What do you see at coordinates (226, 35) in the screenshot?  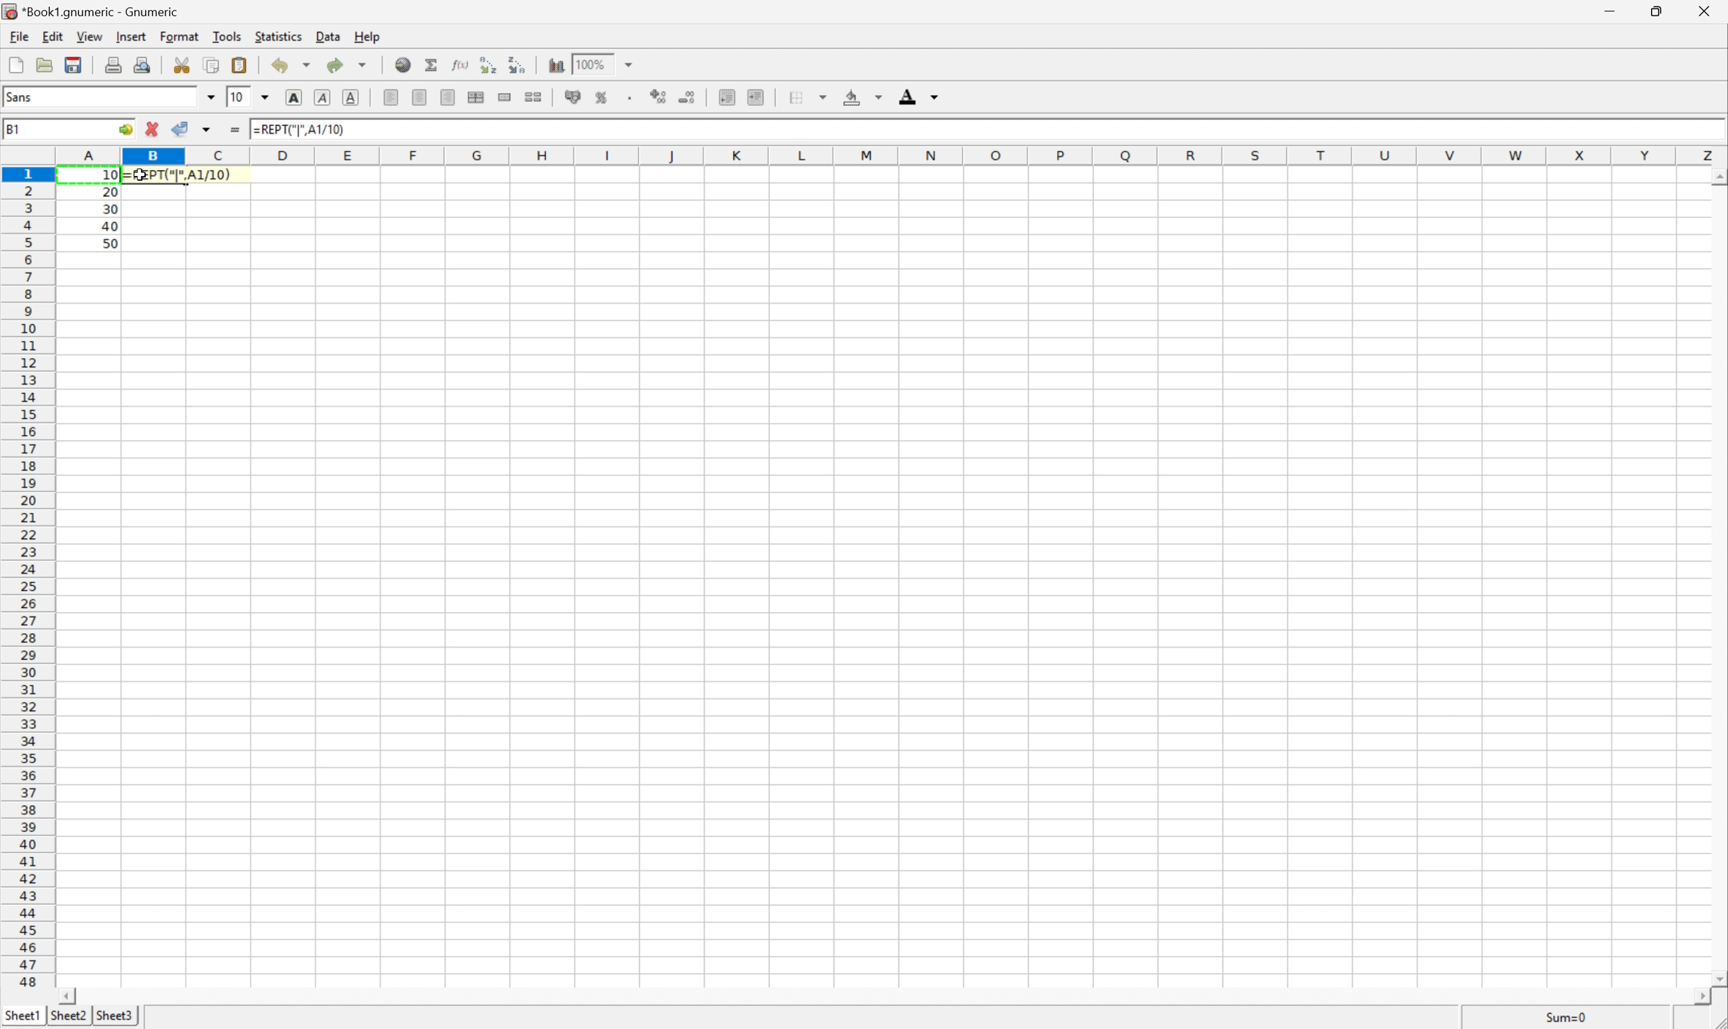 I see `Tools` at bounding box center [226, 35].